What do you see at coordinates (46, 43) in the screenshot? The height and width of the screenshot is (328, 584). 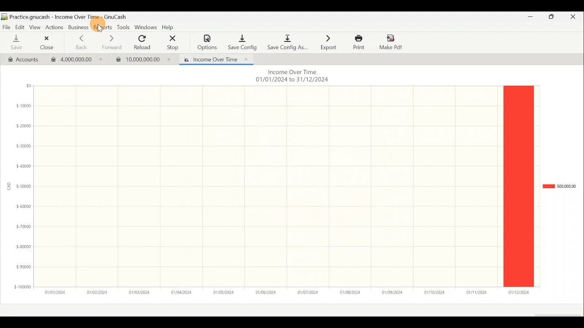 I see `Close` at bounding box center [46, 43].